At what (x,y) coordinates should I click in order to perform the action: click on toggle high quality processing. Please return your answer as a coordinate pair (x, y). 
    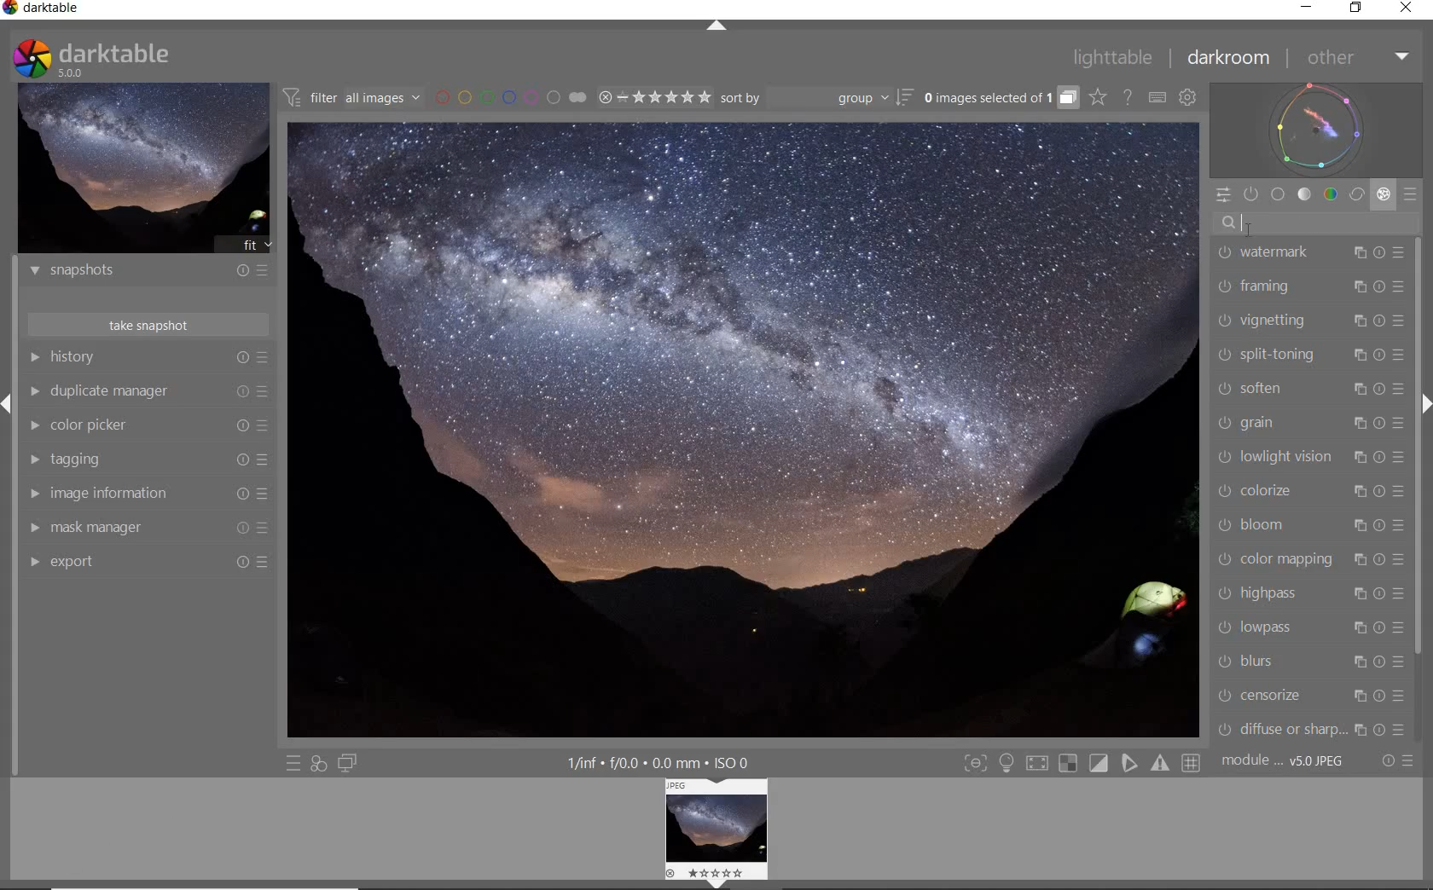
    Looking at the image, I should click on (1041, 766).